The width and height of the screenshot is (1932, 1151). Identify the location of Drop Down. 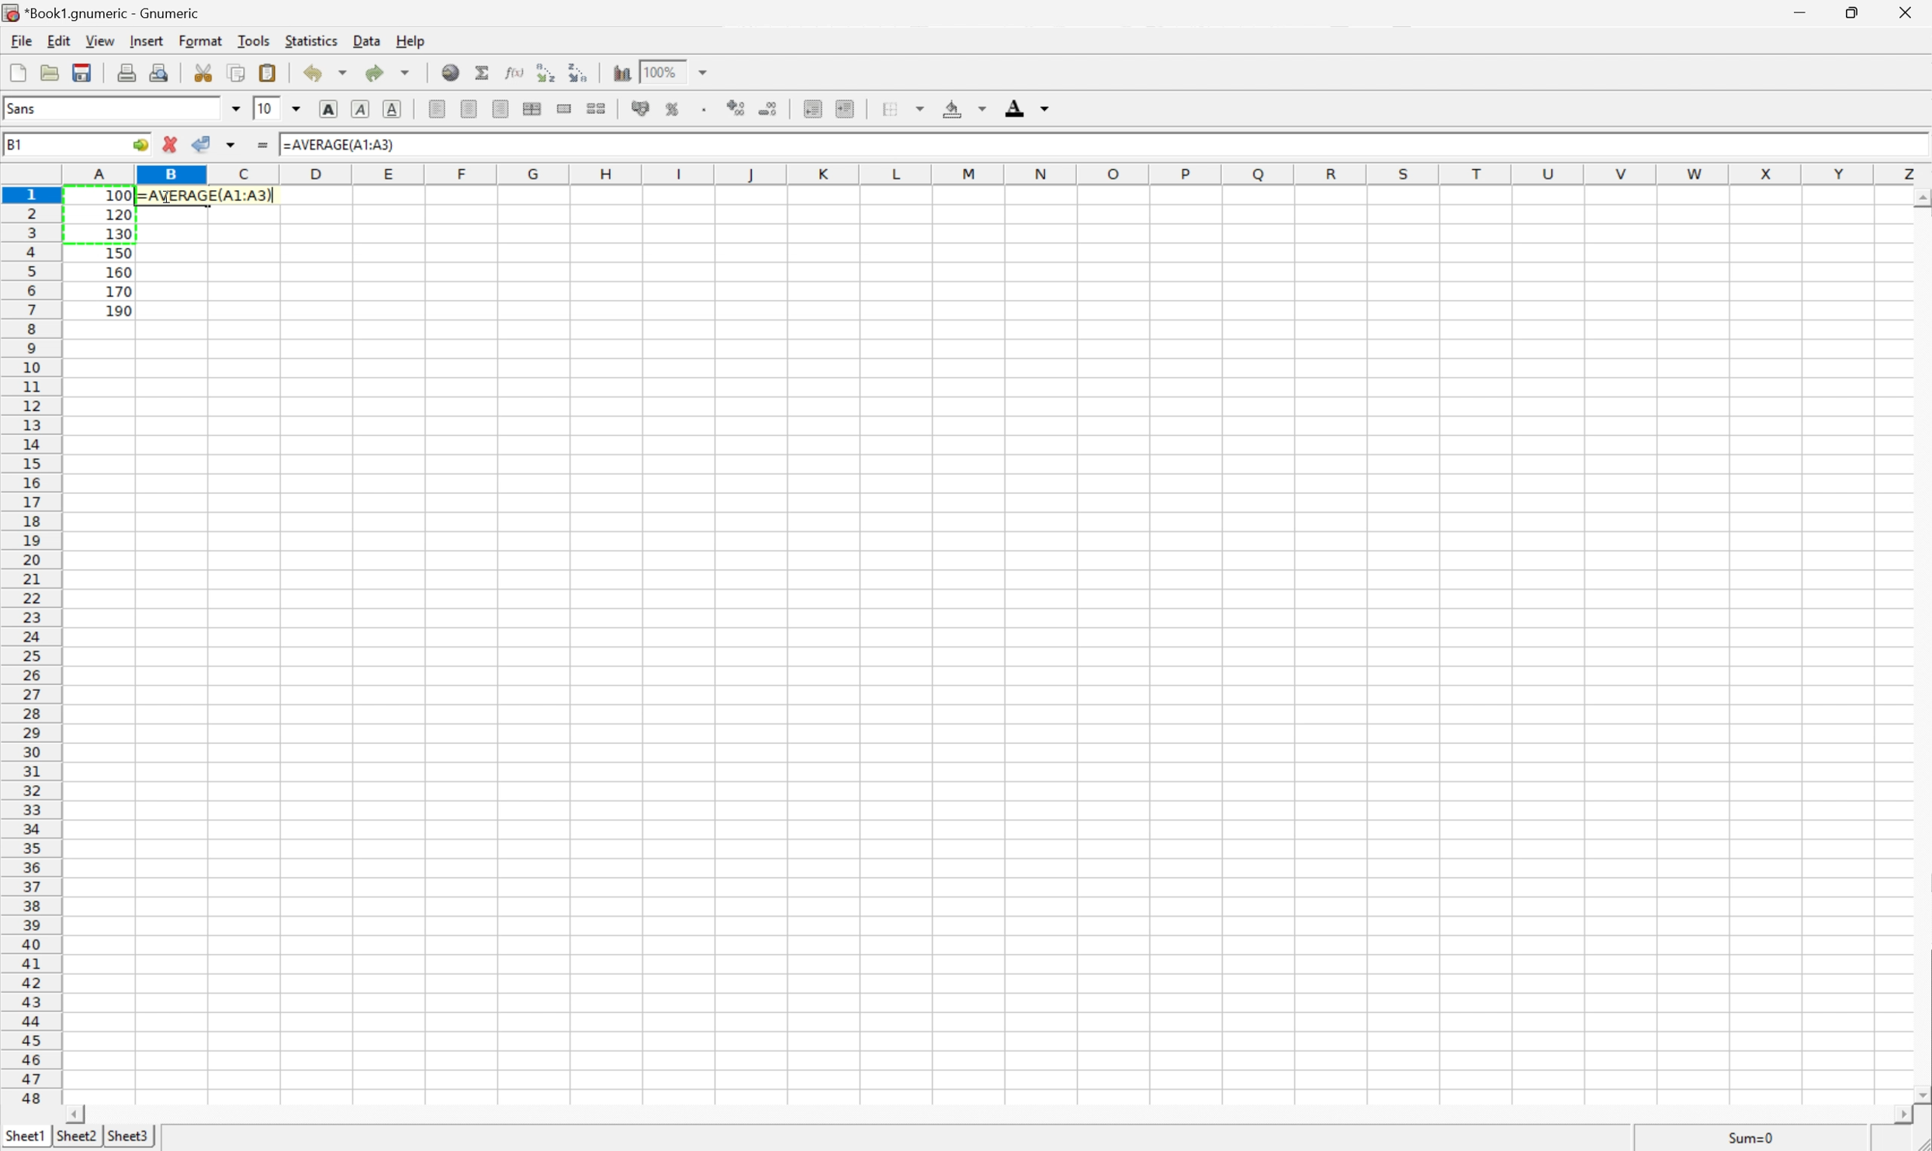
(238, 108).